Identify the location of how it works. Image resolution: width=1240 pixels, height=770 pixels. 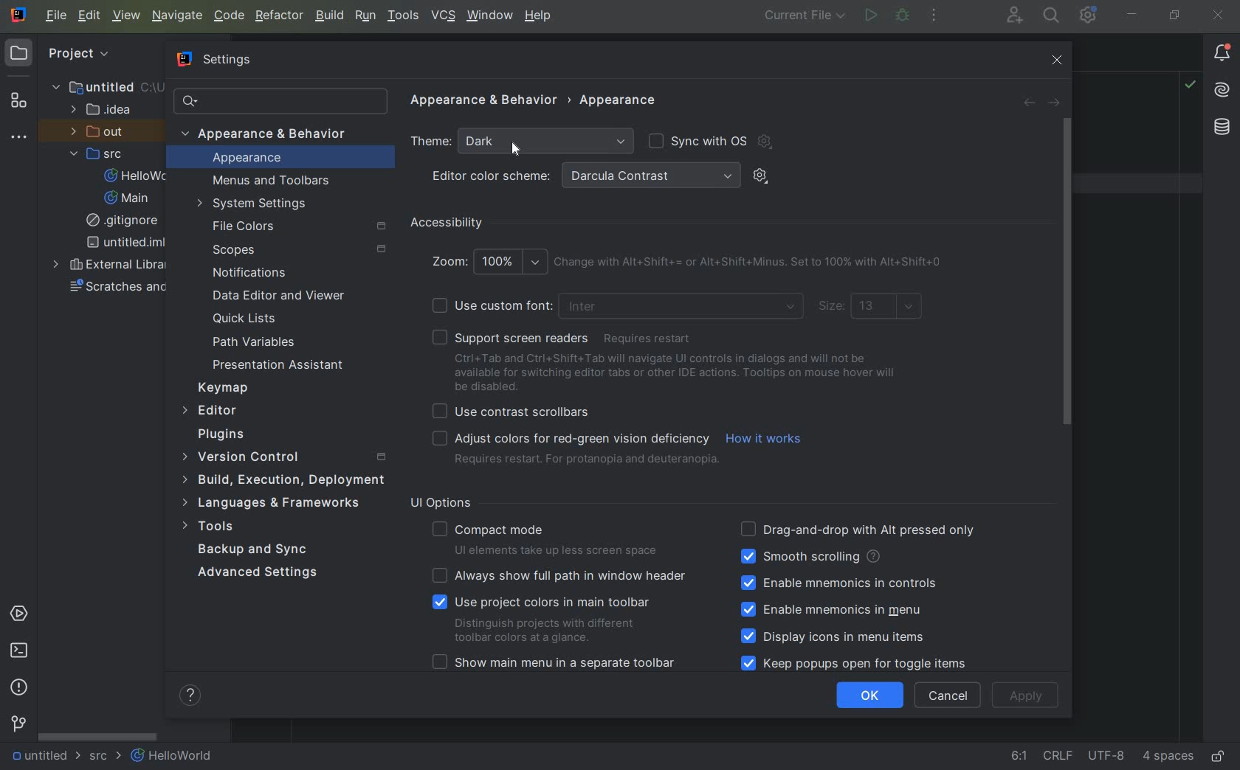
(766, 440).